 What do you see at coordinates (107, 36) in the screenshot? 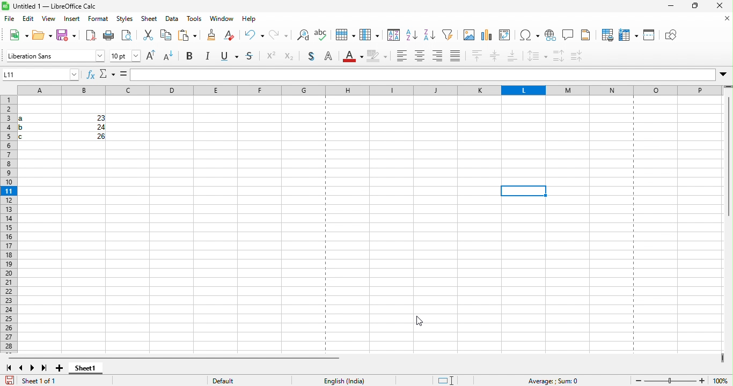
I see `print` at bounding box center [107, 36].